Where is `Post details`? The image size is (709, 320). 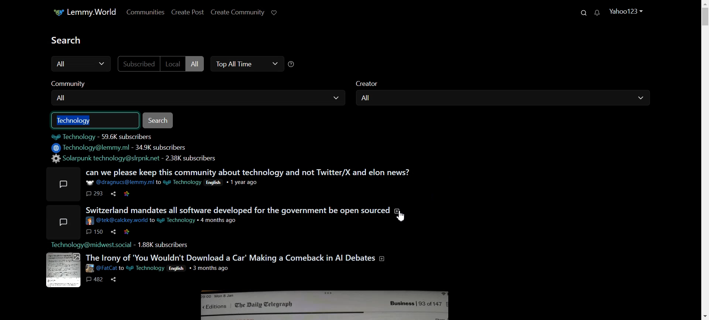 Post details is located at coordinates (174, 182).